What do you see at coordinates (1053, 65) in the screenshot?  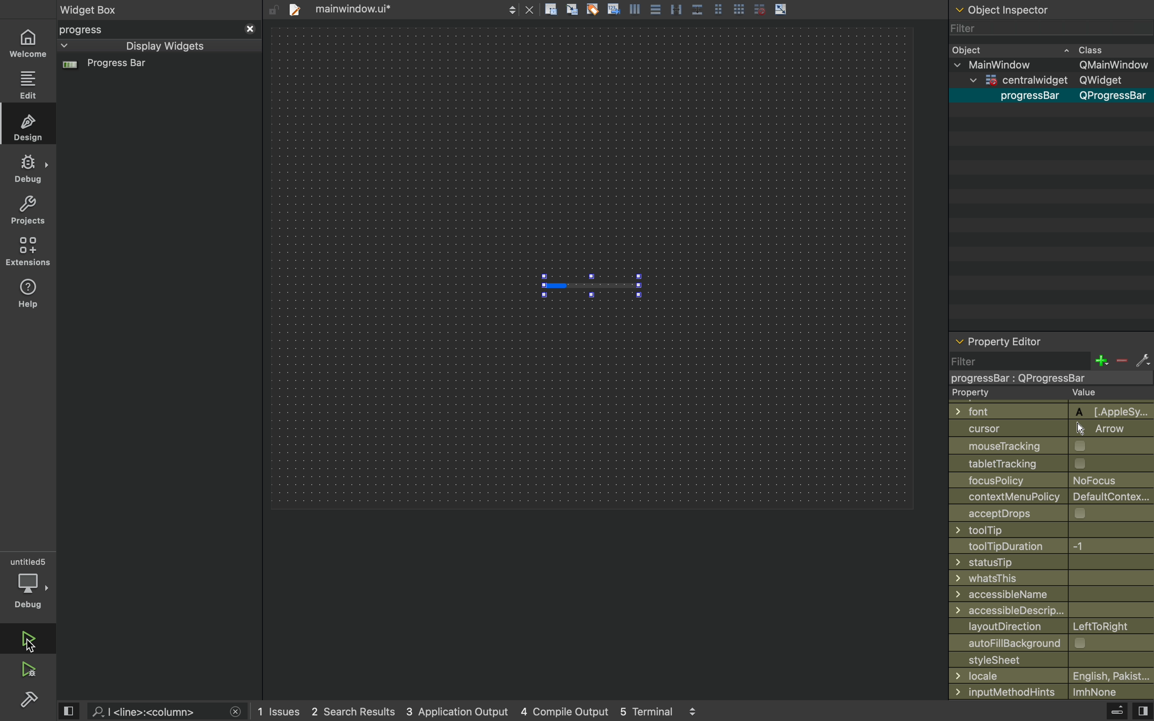 I see `mainwindow` at bounding box center [1053, 65].